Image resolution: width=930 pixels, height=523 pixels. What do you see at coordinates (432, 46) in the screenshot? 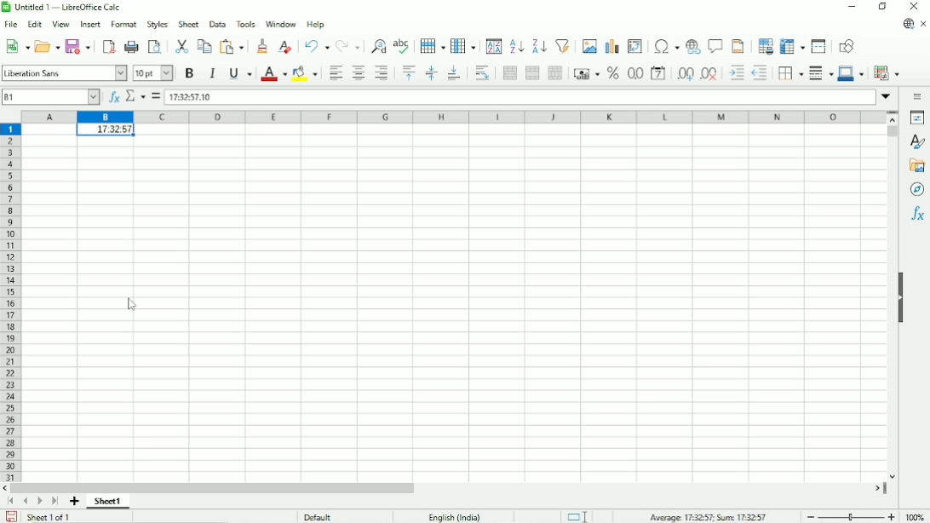
I see `Row` at bounding box center [432, 46].